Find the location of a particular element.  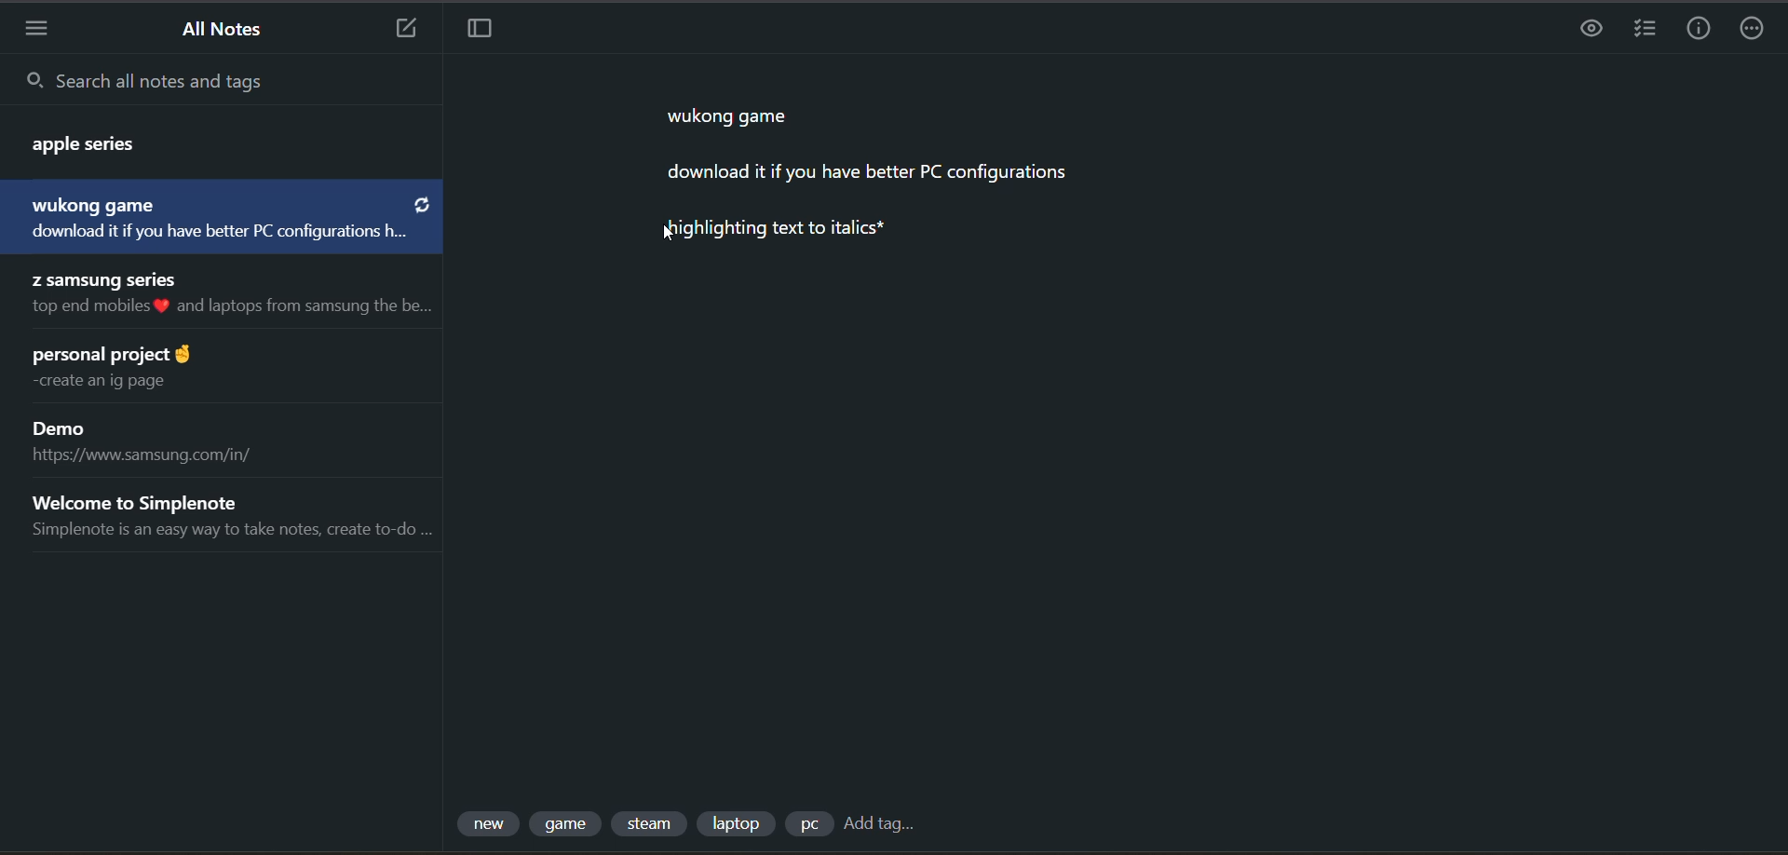

search all notes and tags is located at coordinates (226, 79).